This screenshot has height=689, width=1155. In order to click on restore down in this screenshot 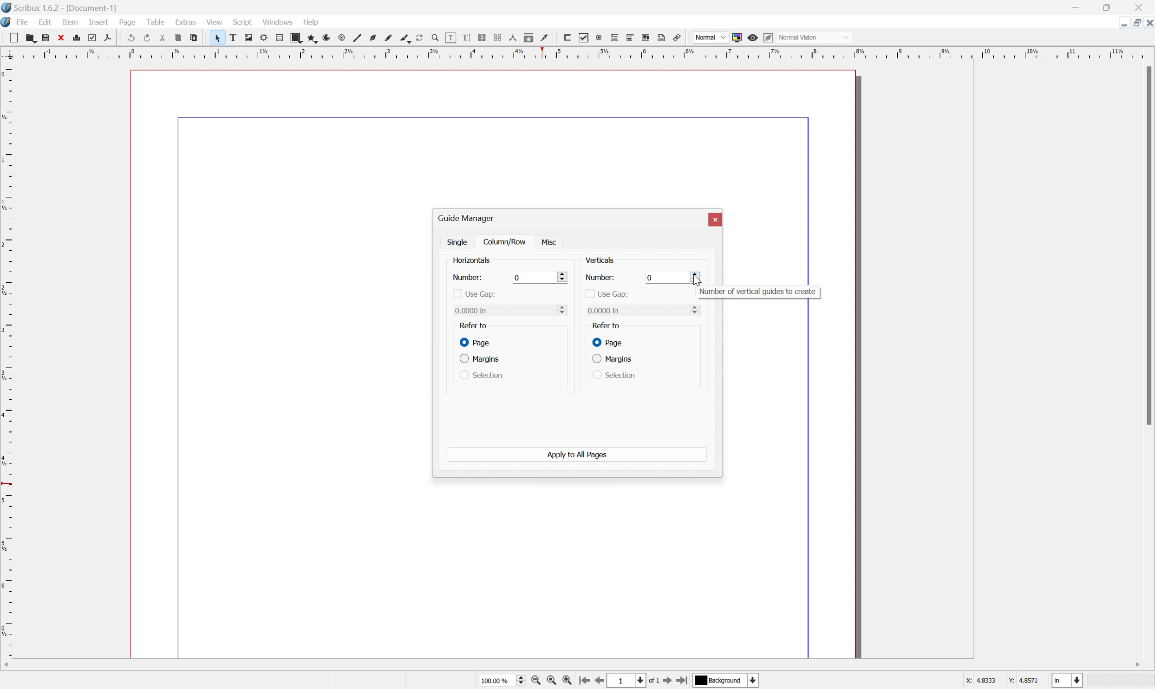, I will do `click(1133, 23)`.